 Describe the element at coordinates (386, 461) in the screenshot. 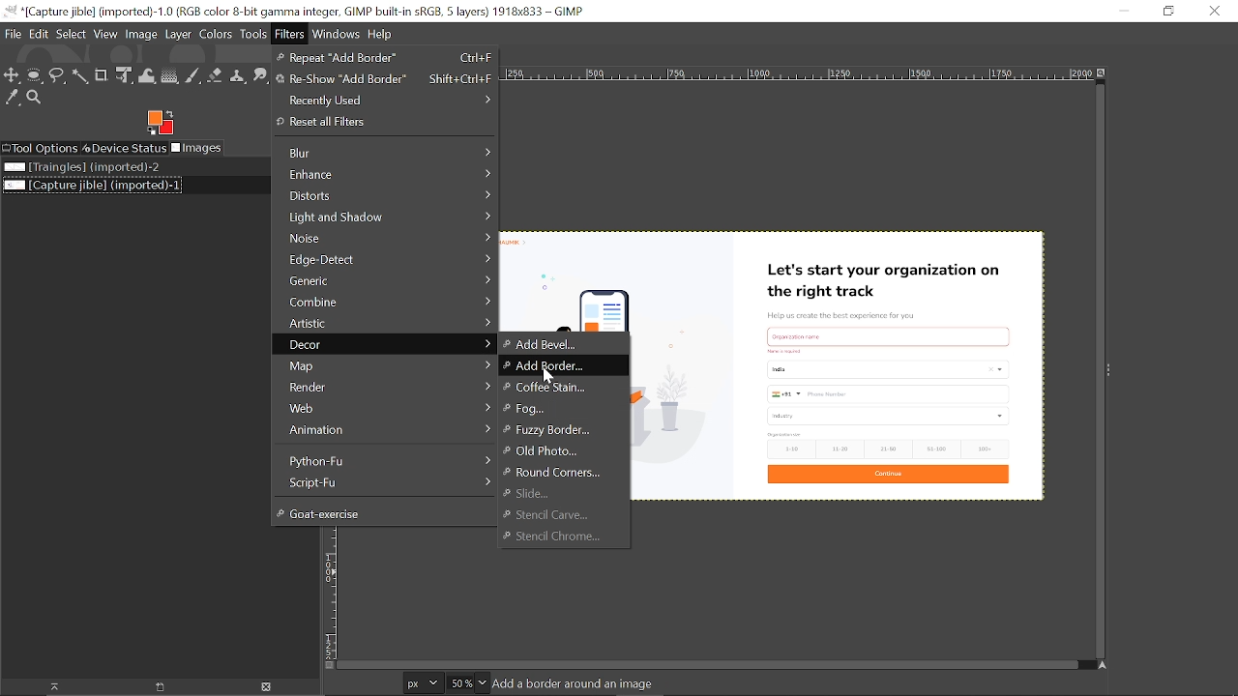

I see `Python-Fu` at that location.